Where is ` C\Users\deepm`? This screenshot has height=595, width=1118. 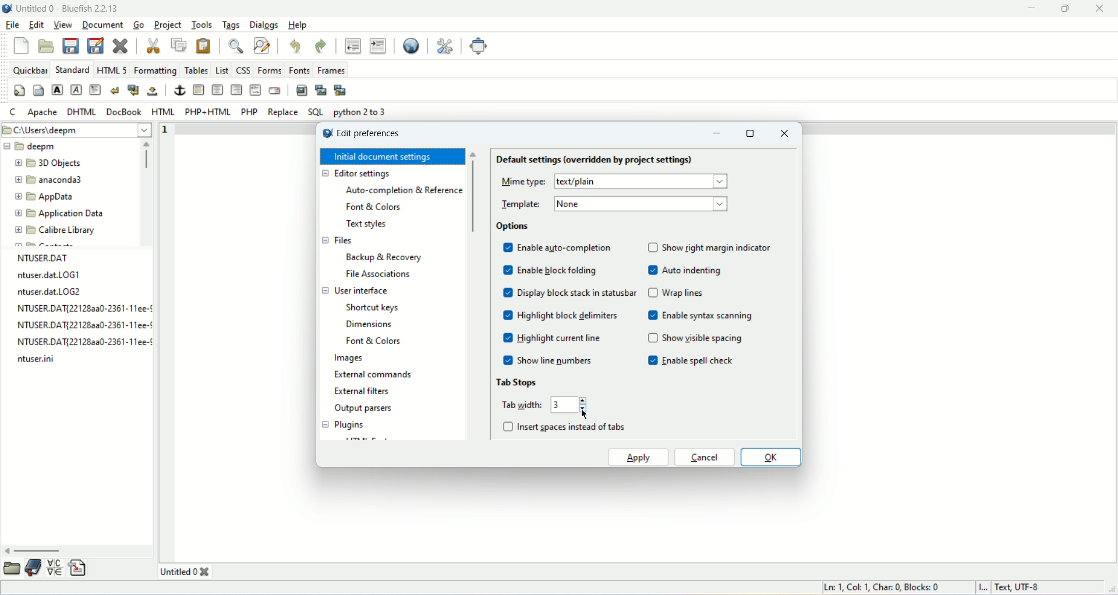  C\Users\deepm is located at coordinates (47, 132).